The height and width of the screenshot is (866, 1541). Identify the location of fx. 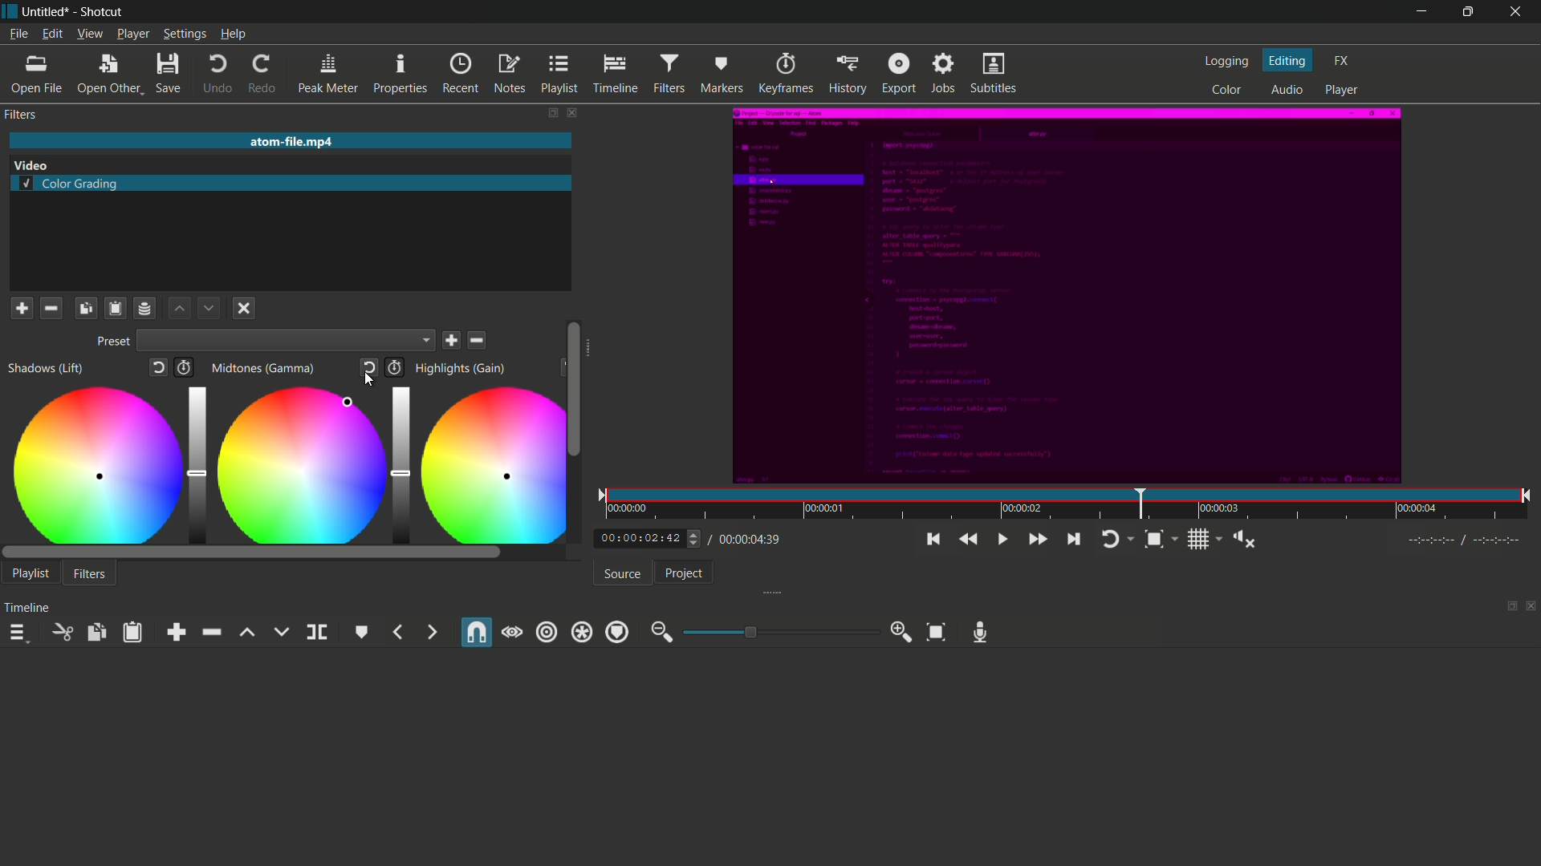
(1343, 59).